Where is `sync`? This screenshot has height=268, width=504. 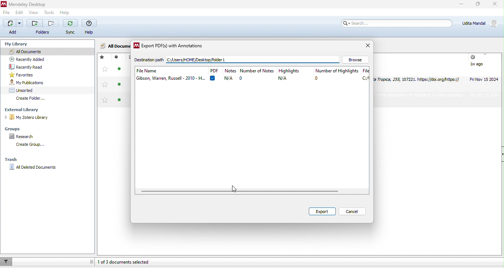 sync is located at coordinates (71, 28).